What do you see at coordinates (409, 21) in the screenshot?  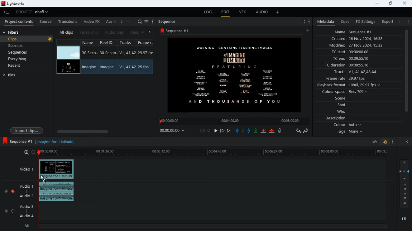 I see `more` at bounding box center [409, 21].